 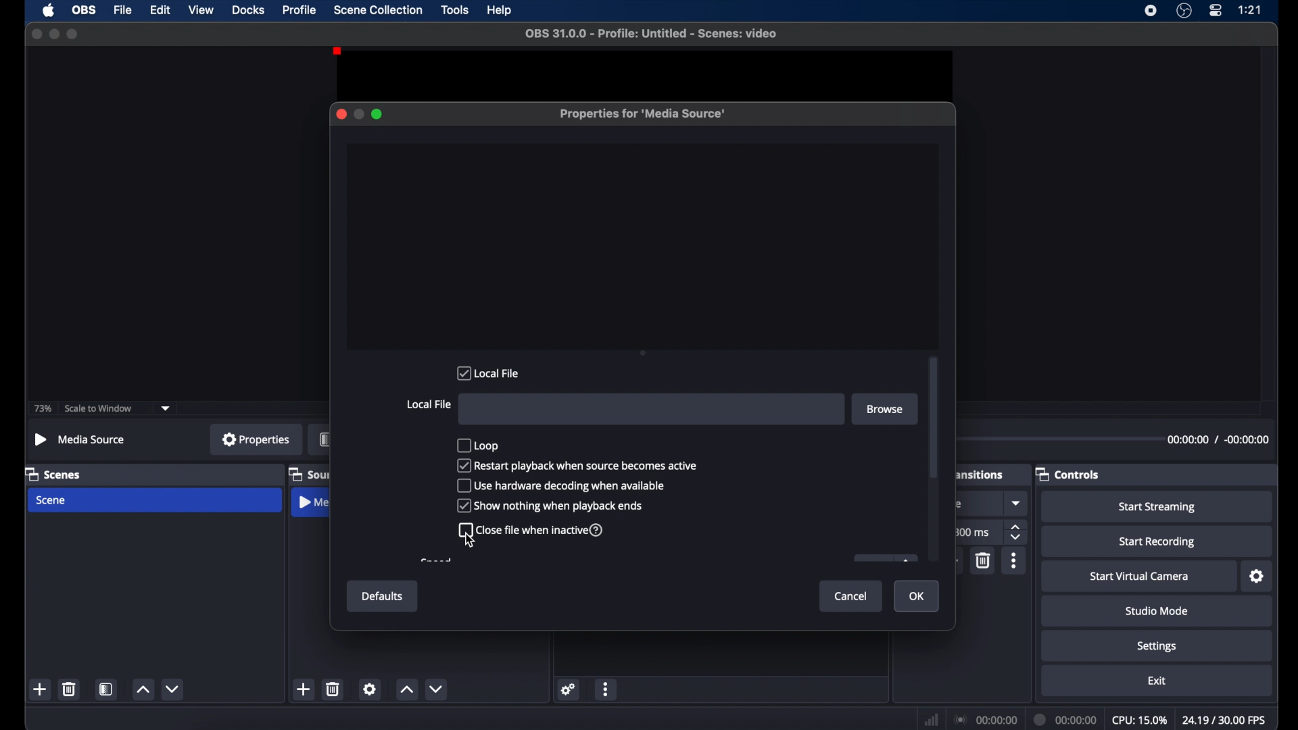 I want to click on close, so click(x=36, y=34).